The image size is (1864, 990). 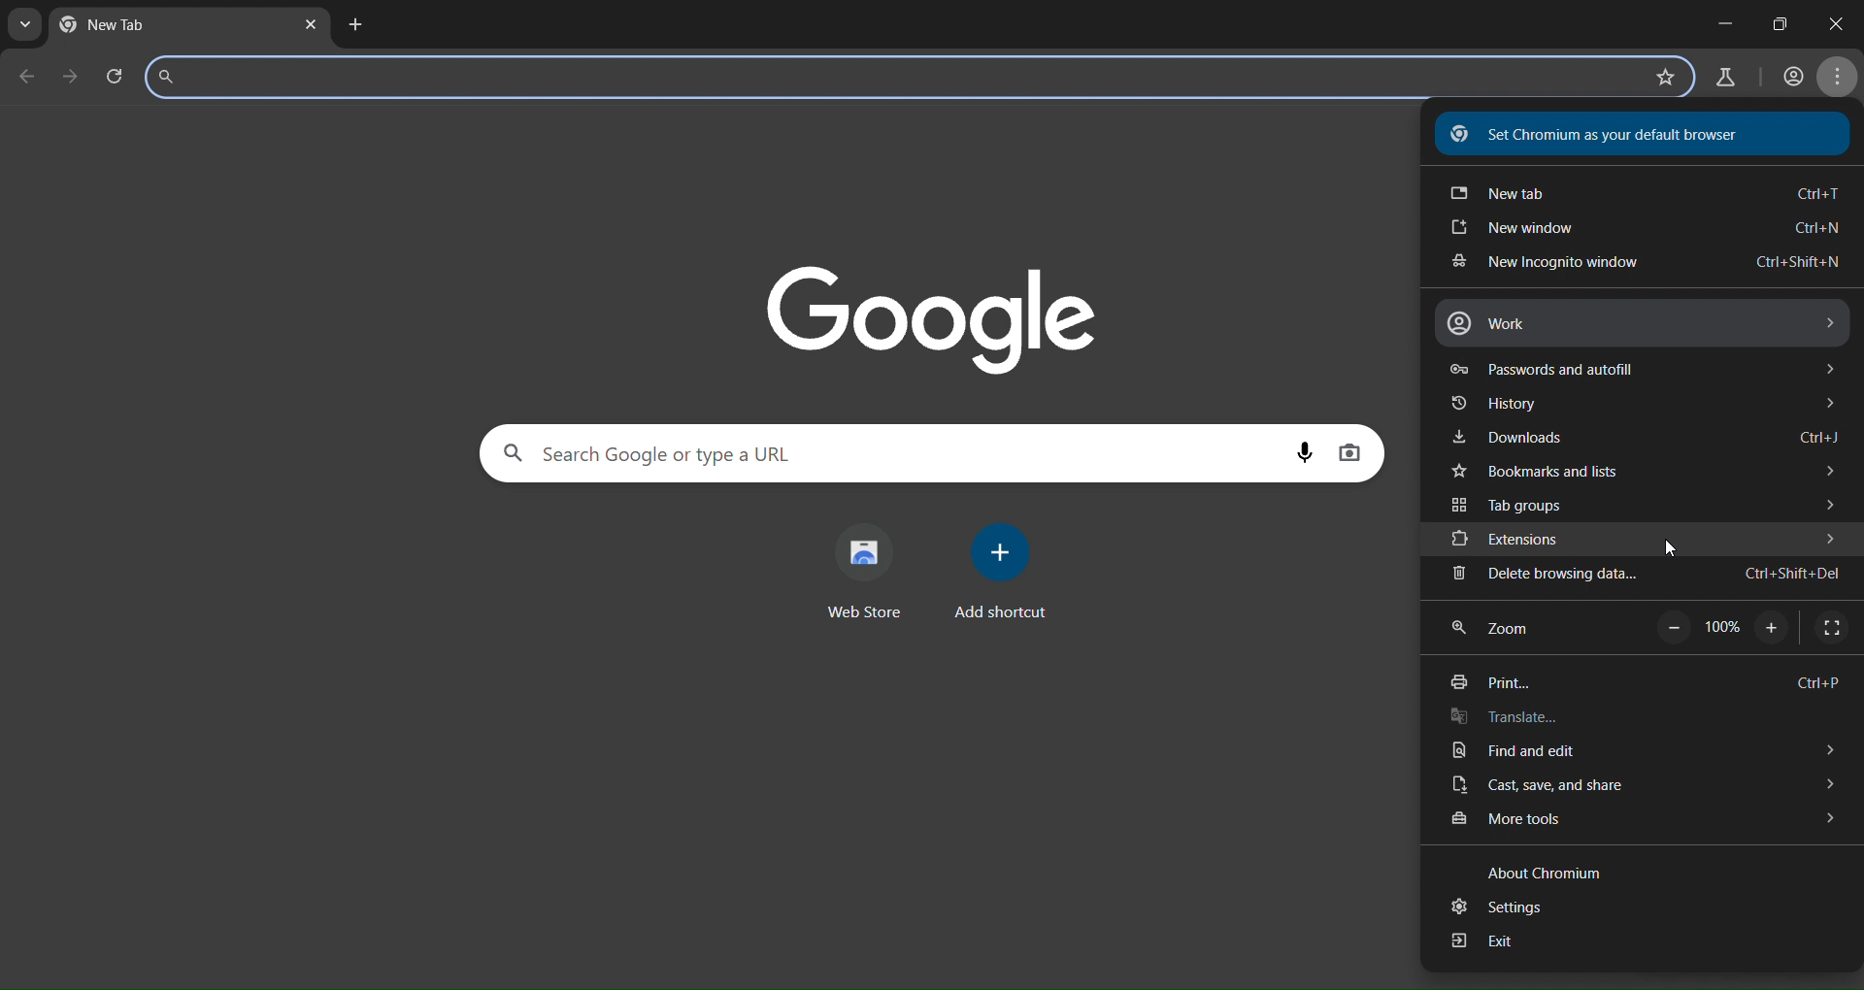 What do you see at coordinates (1548, 873) in the screenshot?
I see `text` at bounding box center [1548, 873].